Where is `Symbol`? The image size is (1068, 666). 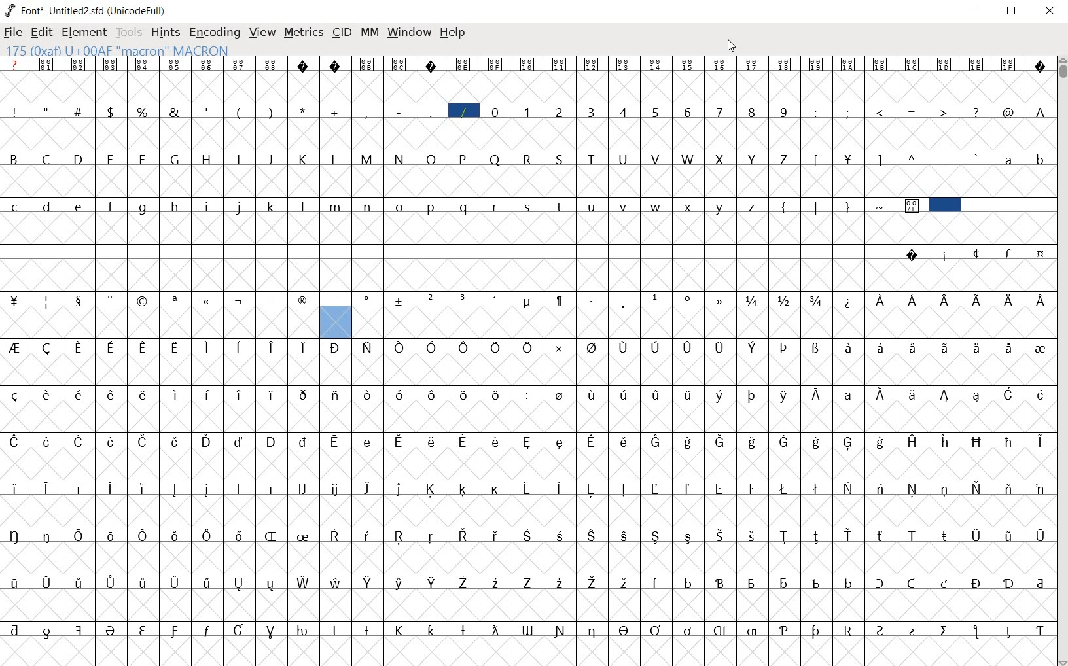
Symbol is located at coordinates (49, 440).